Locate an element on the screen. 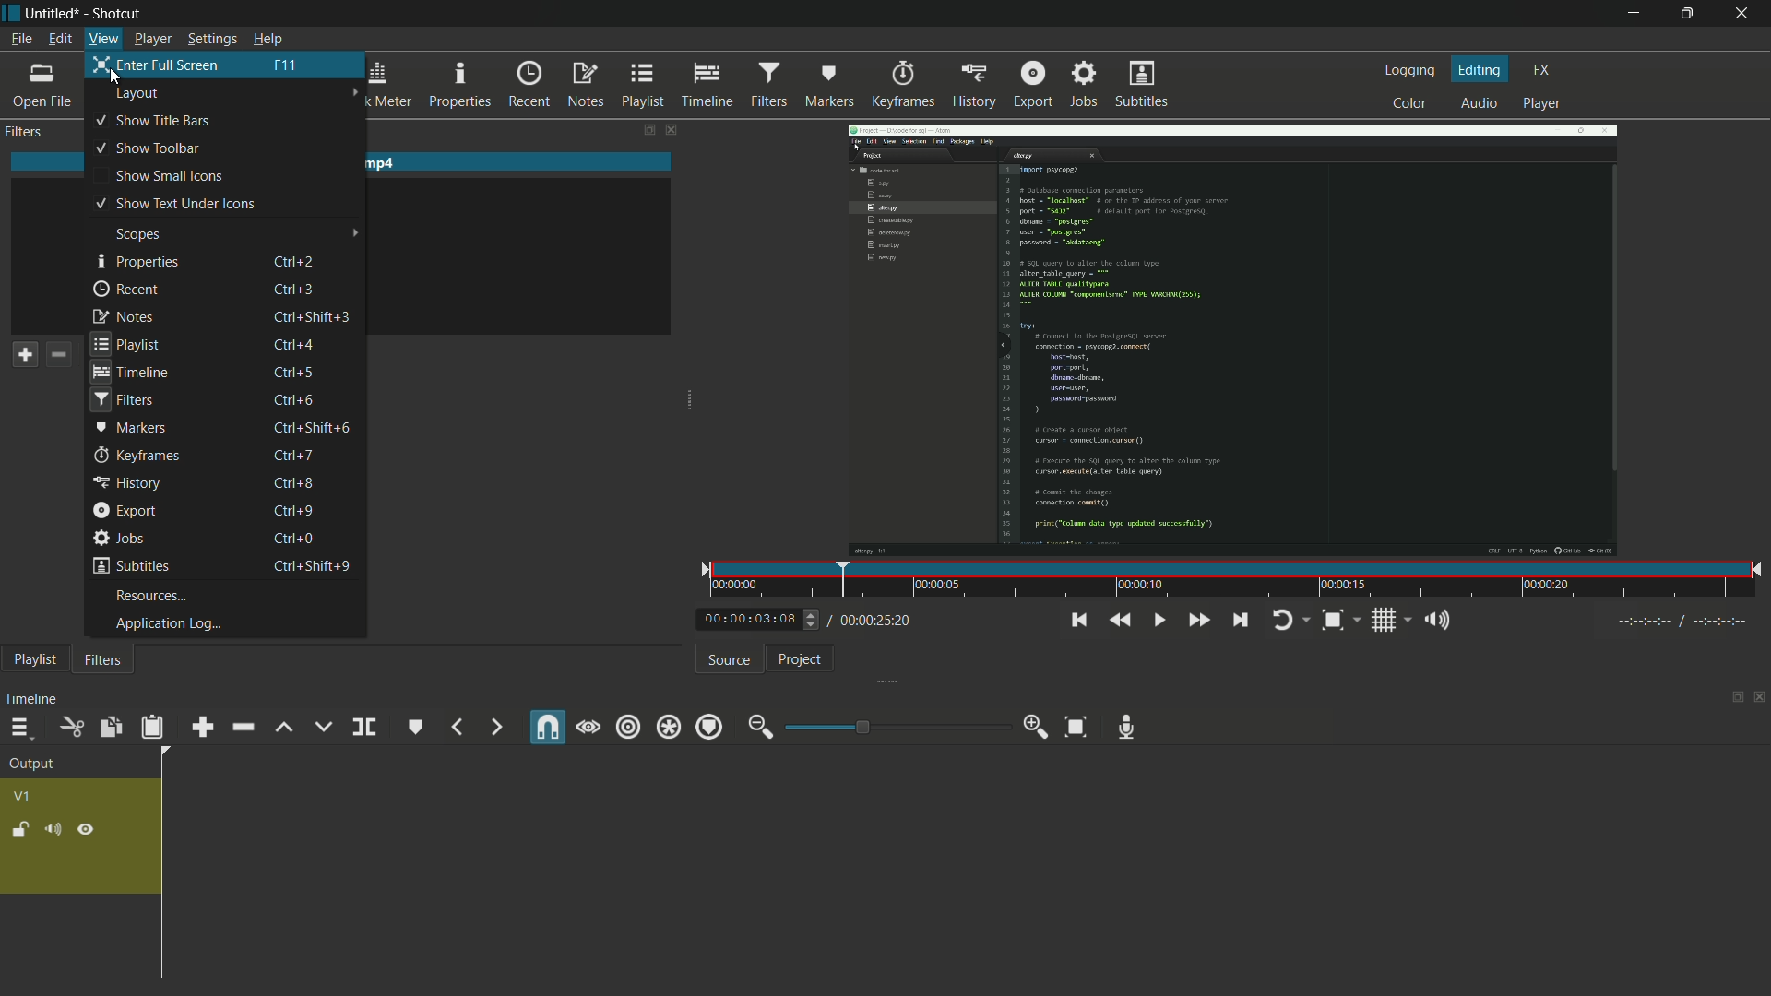 The image size is (1771, 996). project is located at coordinates (804, 659).